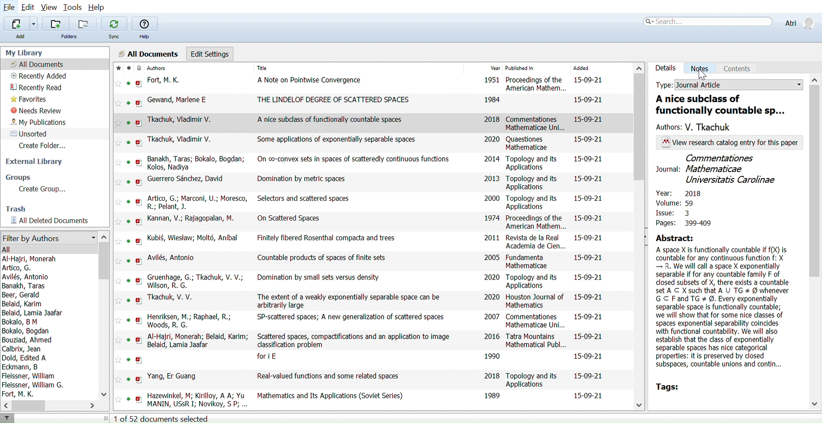 Image resolution: width=822 pixels, height=423 pixels. I want to click on External library, so click(34, 162).